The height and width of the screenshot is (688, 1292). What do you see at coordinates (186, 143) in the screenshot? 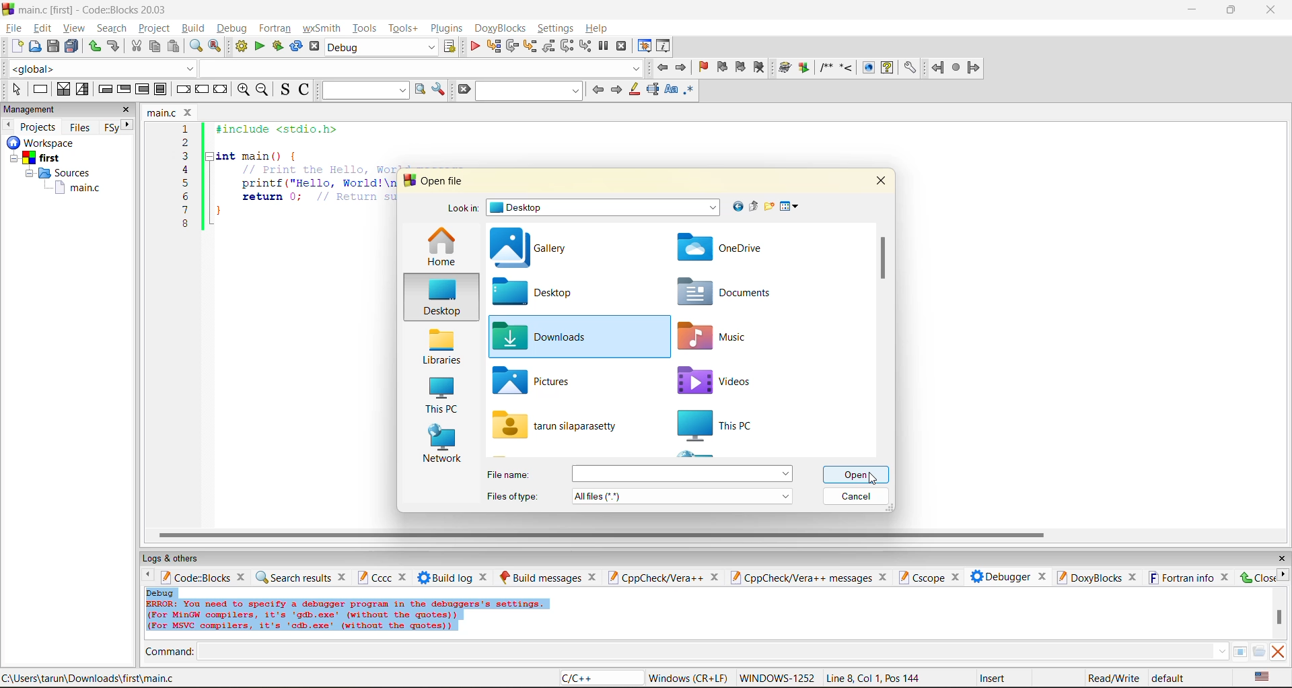
I see `2` at bounding box center [186, 143].